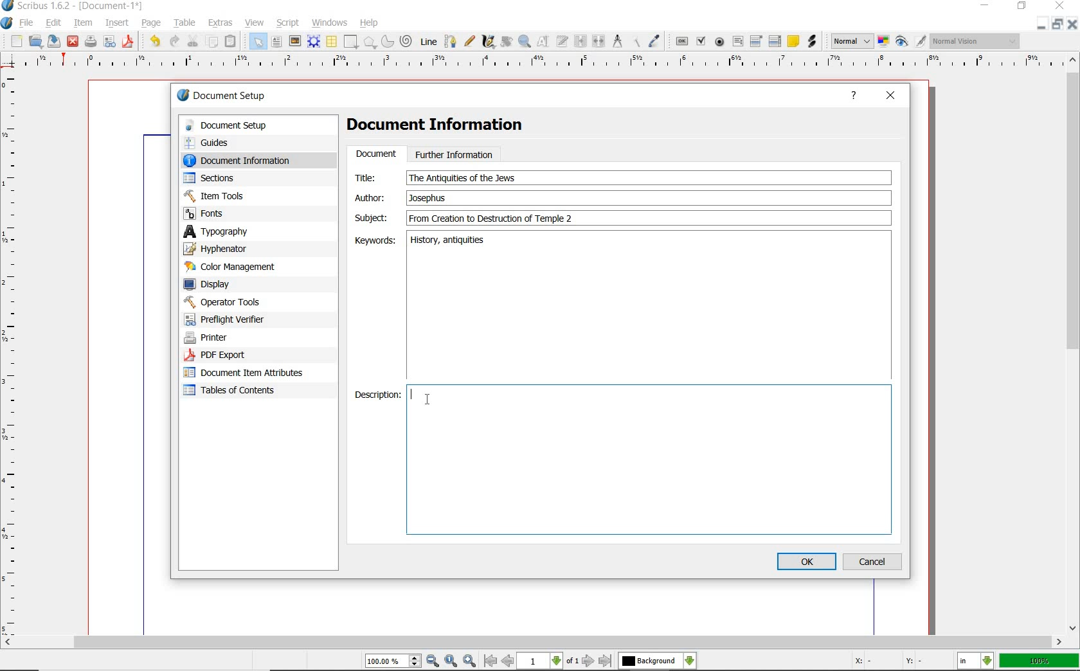 This screenshot has height=671, width=1080. What do you see at coordinates (36, 41) in the screenshot?
I see `open` at bounding box center [36, 41].